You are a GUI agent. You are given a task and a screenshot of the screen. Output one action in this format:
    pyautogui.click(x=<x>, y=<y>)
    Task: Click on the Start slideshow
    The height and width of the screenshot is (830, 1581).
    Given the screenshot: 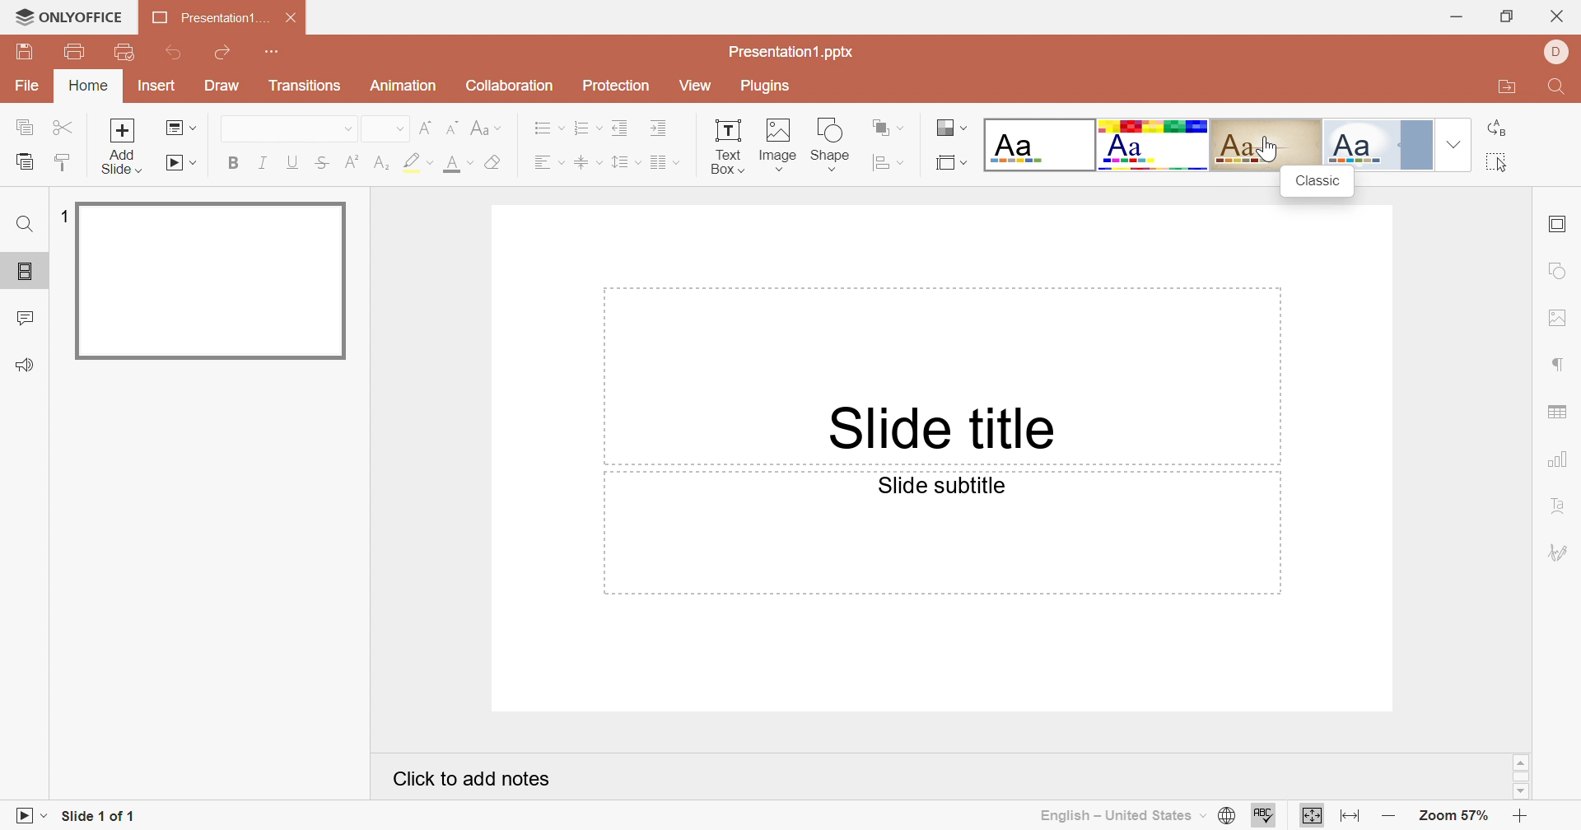 What is the action you would take?
    pyautogui.click(x=171, y=162)
    